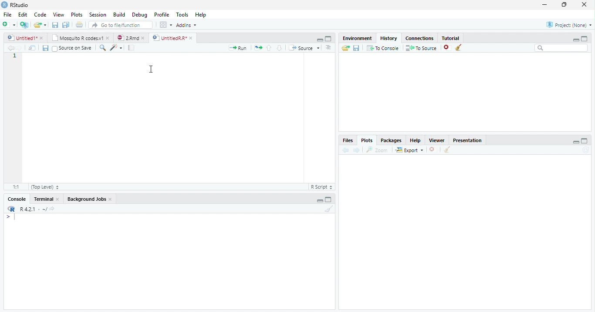 The height and width of the screenshot is (312, 595). I want to click on Code Tools, so click(115, 47).